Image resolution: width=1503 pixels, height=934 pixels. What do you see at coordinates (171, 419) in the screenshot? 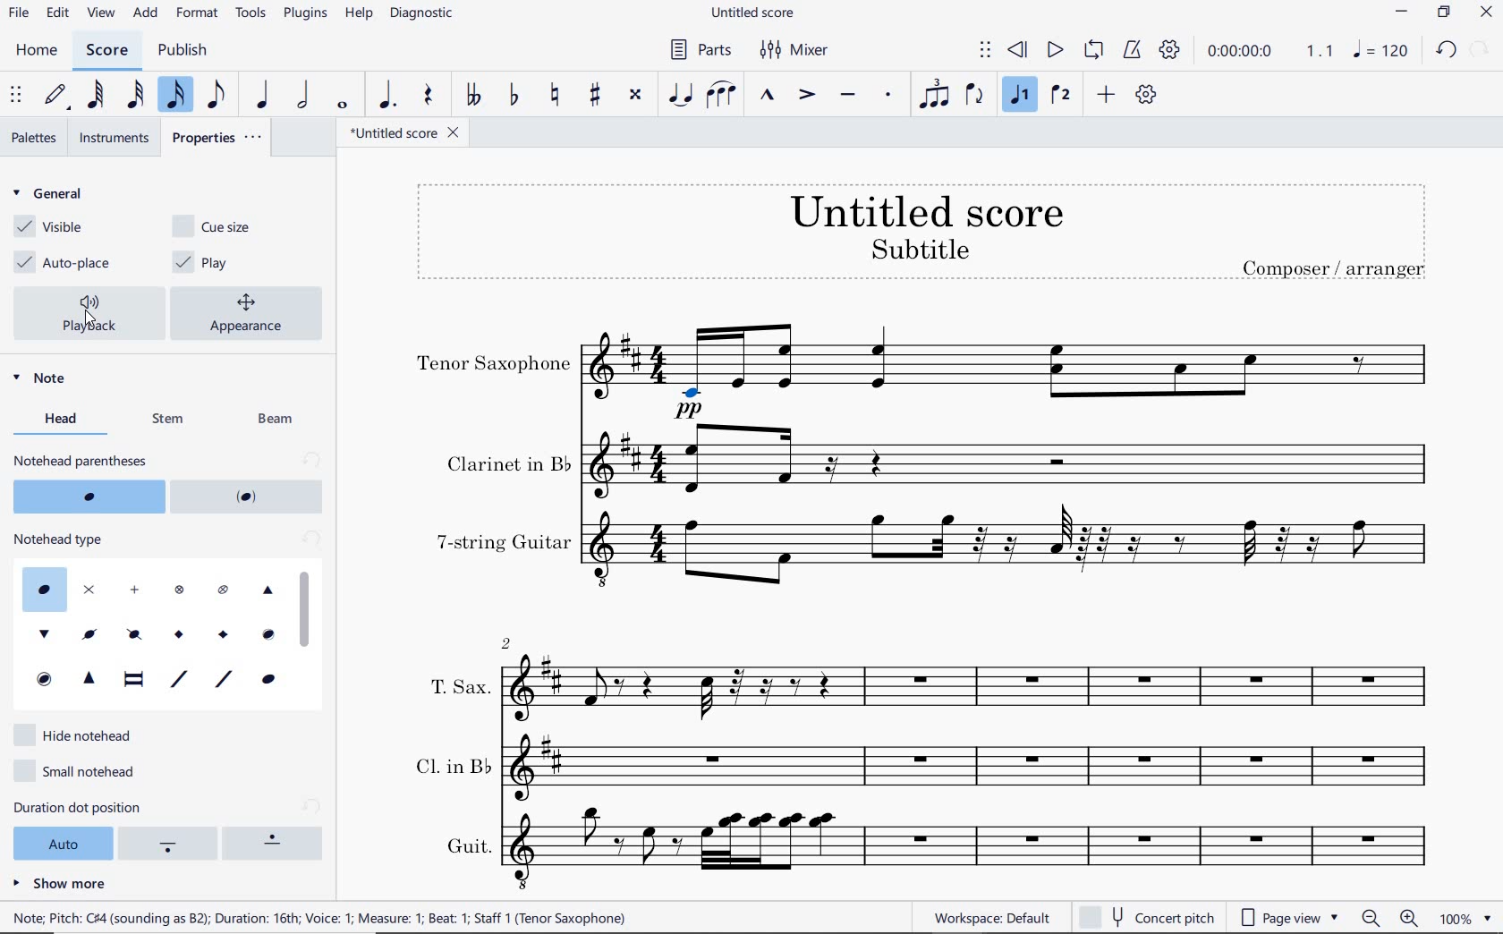
I see `stem` at bounding box center [171, 419].